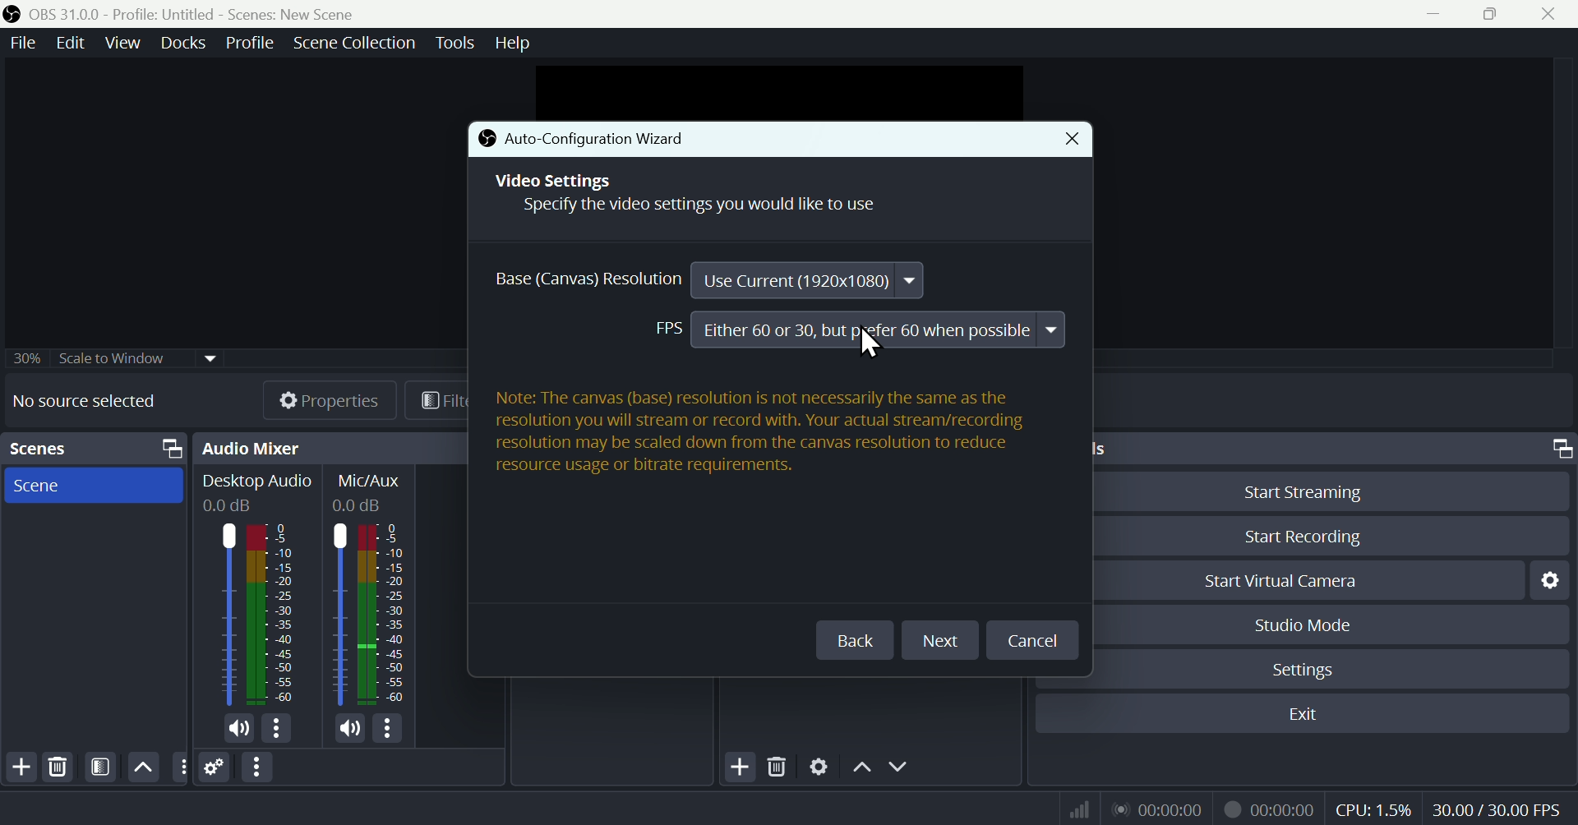 This screenshot has width=1578, height=825. Describe the element at coordinates (239, 729) in the screenshot. I see `mic` at that location.